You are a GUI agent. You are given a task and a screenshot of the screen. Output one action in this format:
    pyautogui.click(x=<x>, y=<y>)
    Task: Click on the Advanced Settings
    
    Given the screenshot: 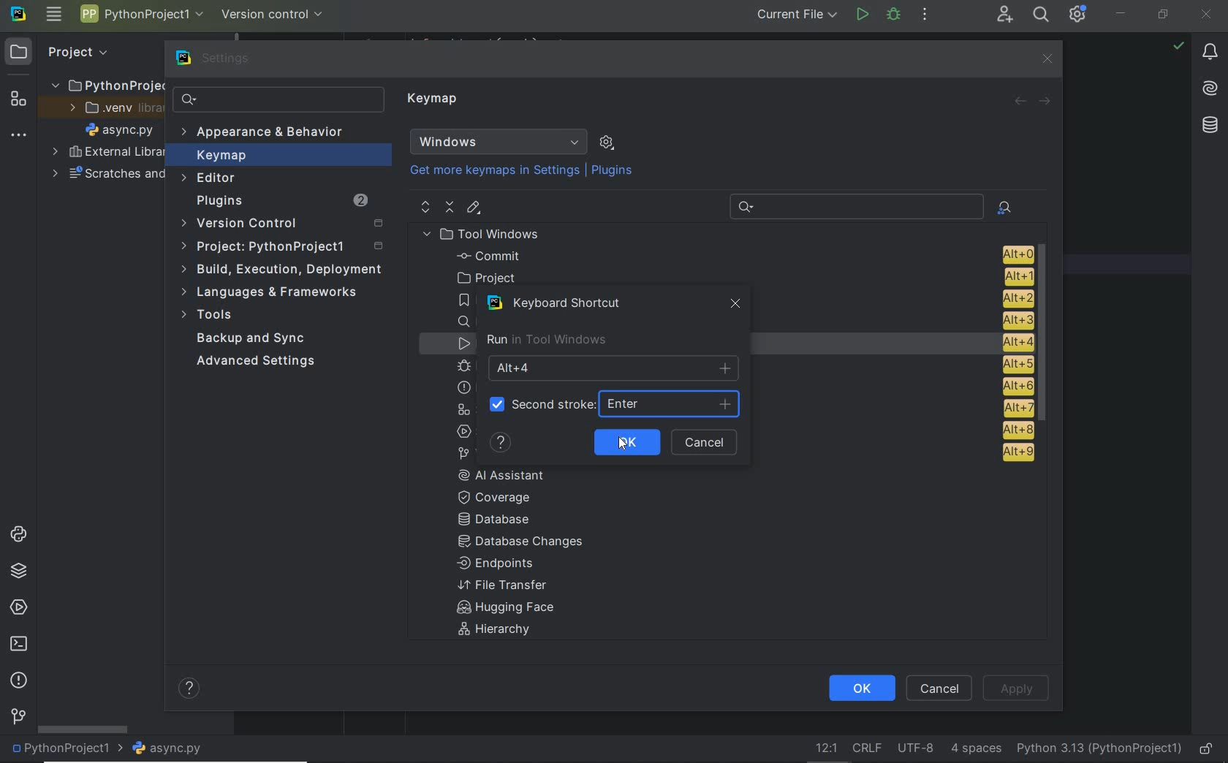 What is the action you would take?
    pyautogui.click(x=259, y=362)
    